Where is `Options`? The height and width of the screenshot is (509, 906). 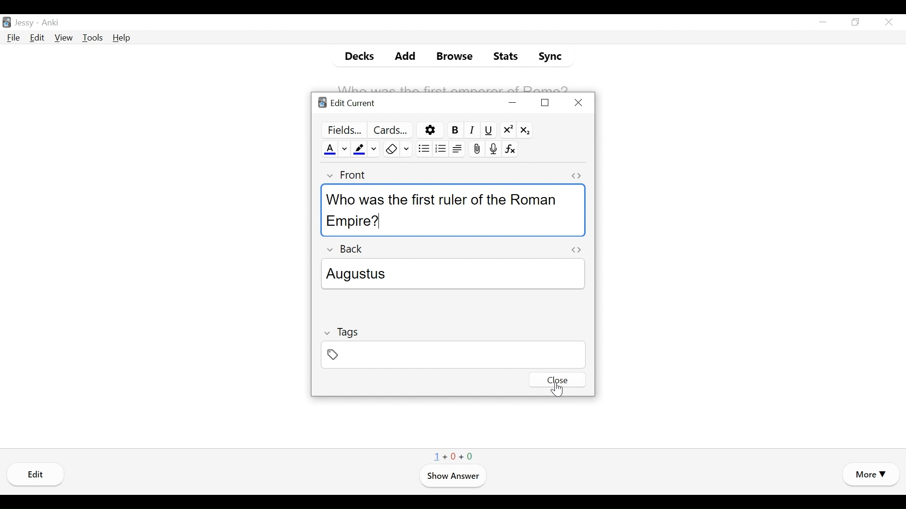
Options is located at coordinates (428, 130).